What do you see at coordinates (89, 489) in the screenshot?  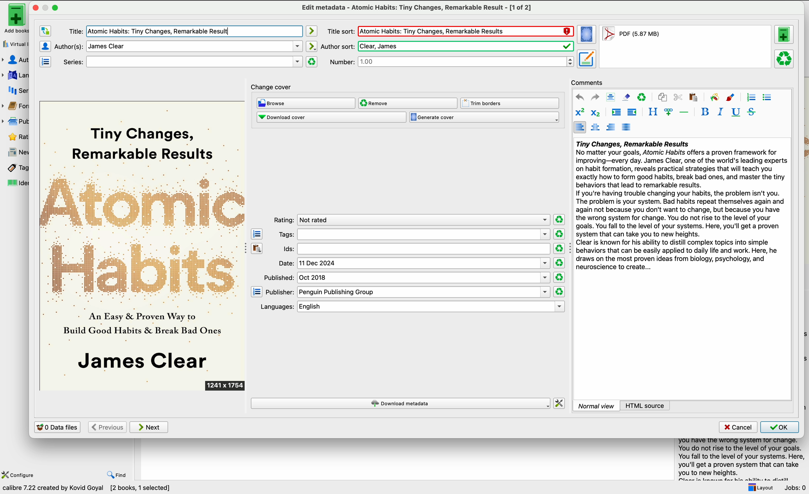 I see `data` at bounding box center [89, 489].